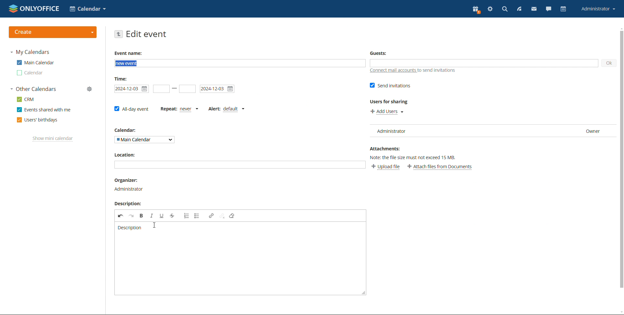  I want to click on organizer, so click(128, 189).